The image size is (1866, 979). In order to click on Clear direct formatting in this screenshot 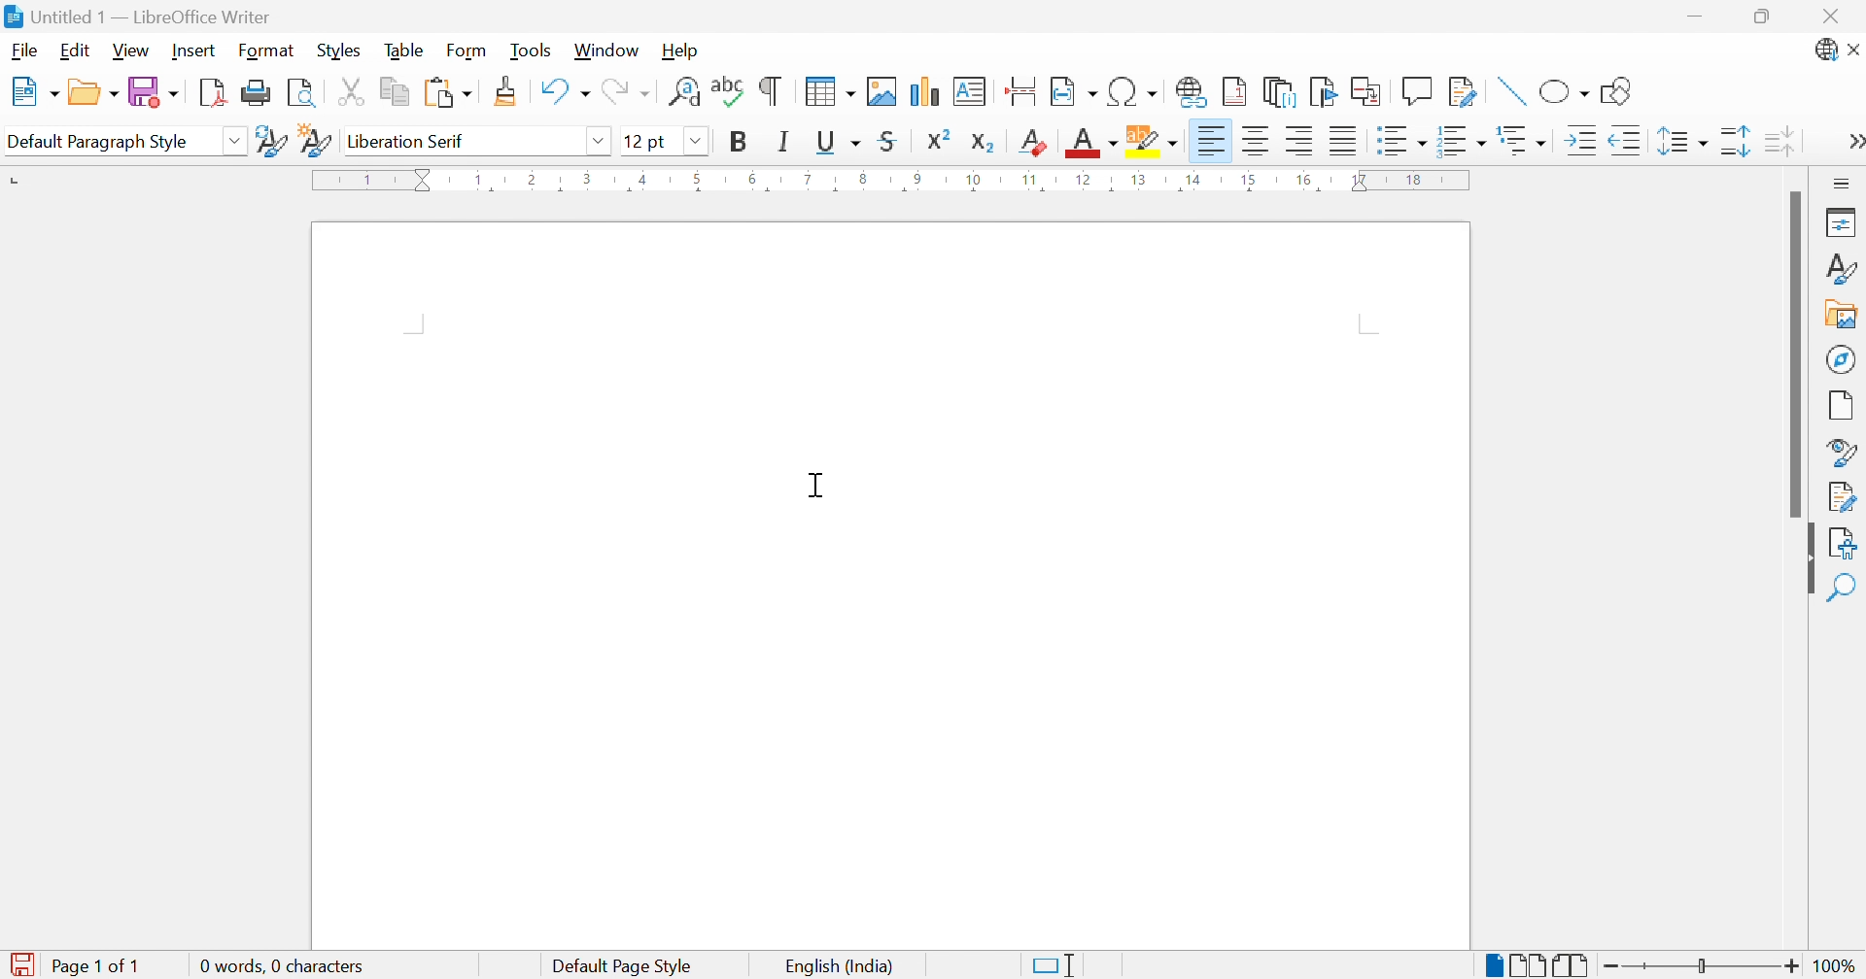, I will do `click(1036, 141)`.